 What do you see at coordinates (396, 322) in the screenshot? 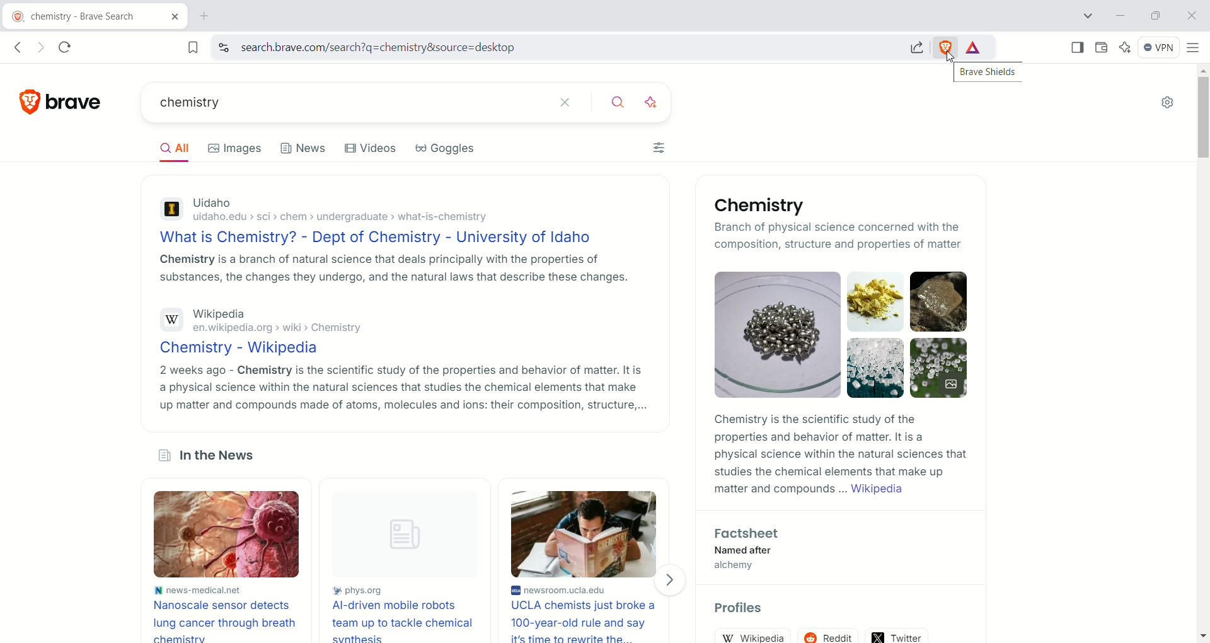
I see `Wikipedia: en.wikipedia.org > wiki > Chemistry` at bounding box center [396, 322].